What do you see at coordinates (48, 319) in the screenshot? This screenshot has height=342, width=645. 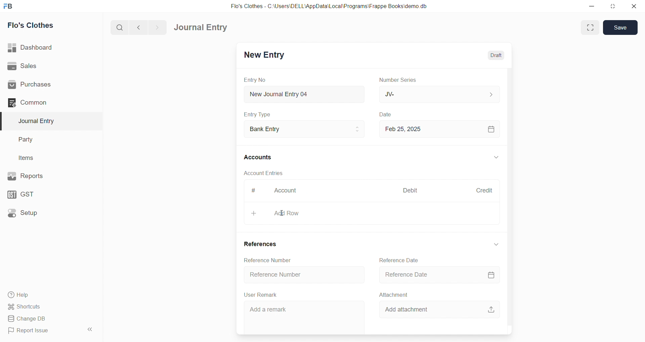 I see `Change DB` at bounding box center [48, 319].